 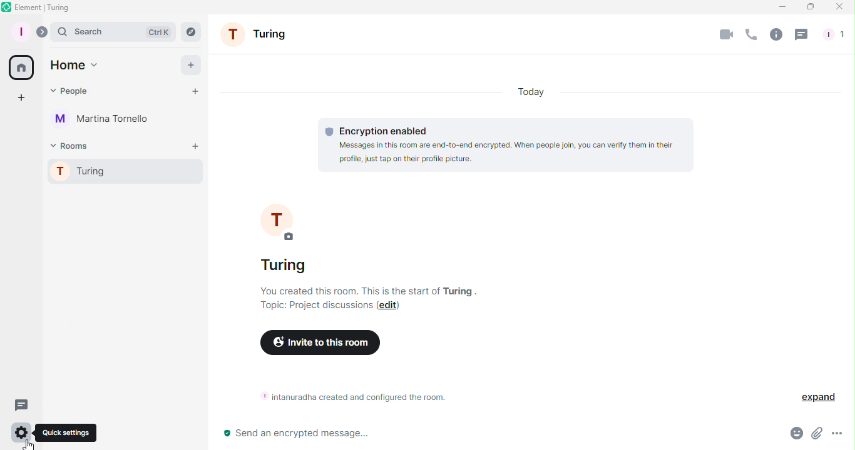 What do you see at coordinates (120, 169) in the screenshot?
I see `Turing` at bounding box center [120, 169].